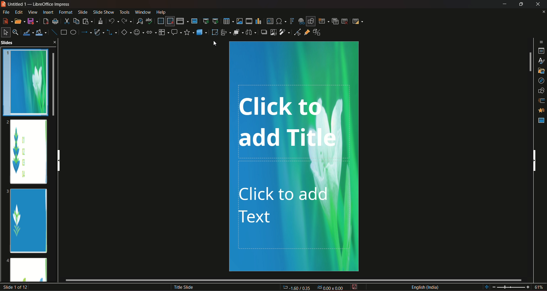 This screenshot has height=291, width=547. I want to click on zoom and pan, so click(16, 32).